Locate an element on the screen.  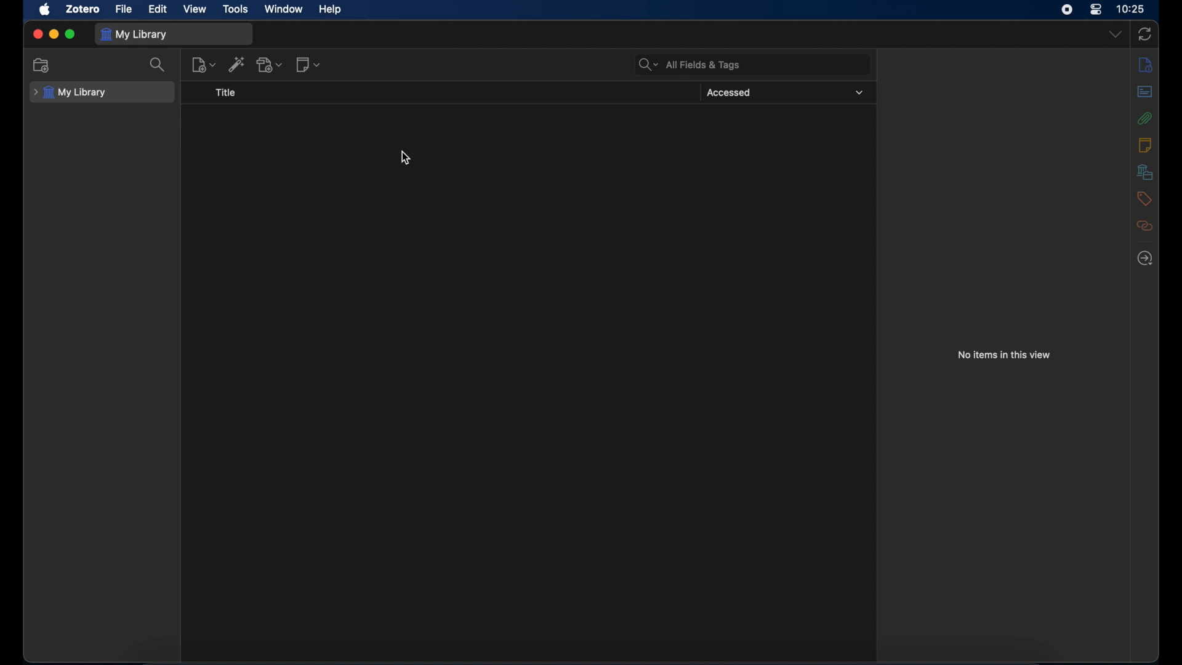
add item by identifier is located at coordinates (237, 64).